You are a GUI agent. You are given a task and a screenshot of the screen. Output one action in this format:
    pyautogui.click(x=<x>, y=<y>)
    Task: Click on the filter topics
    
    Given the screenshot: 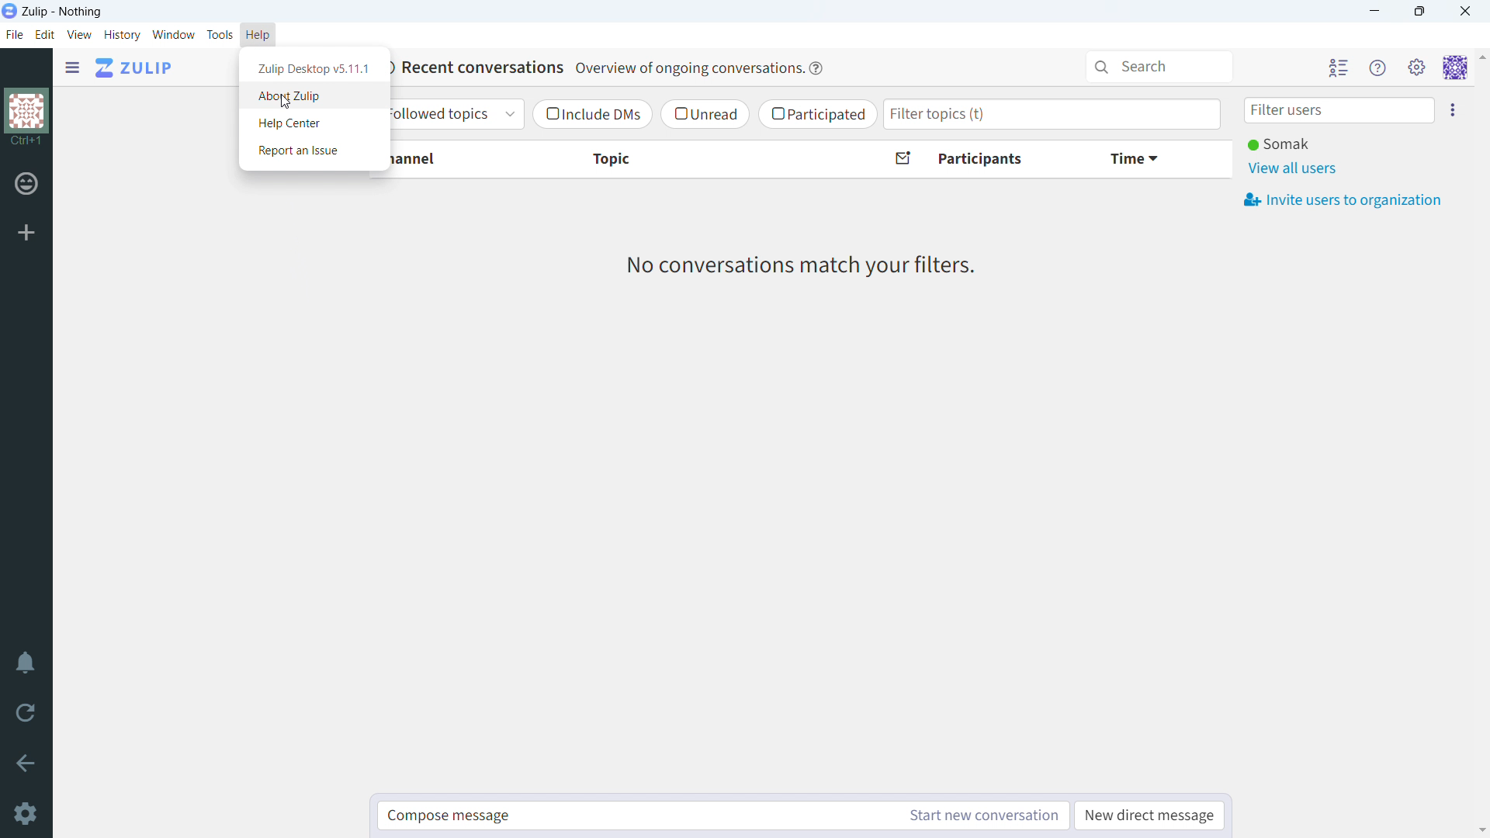 What is the action you would take?
    pyautogui.click(x=1052, y=113)
    